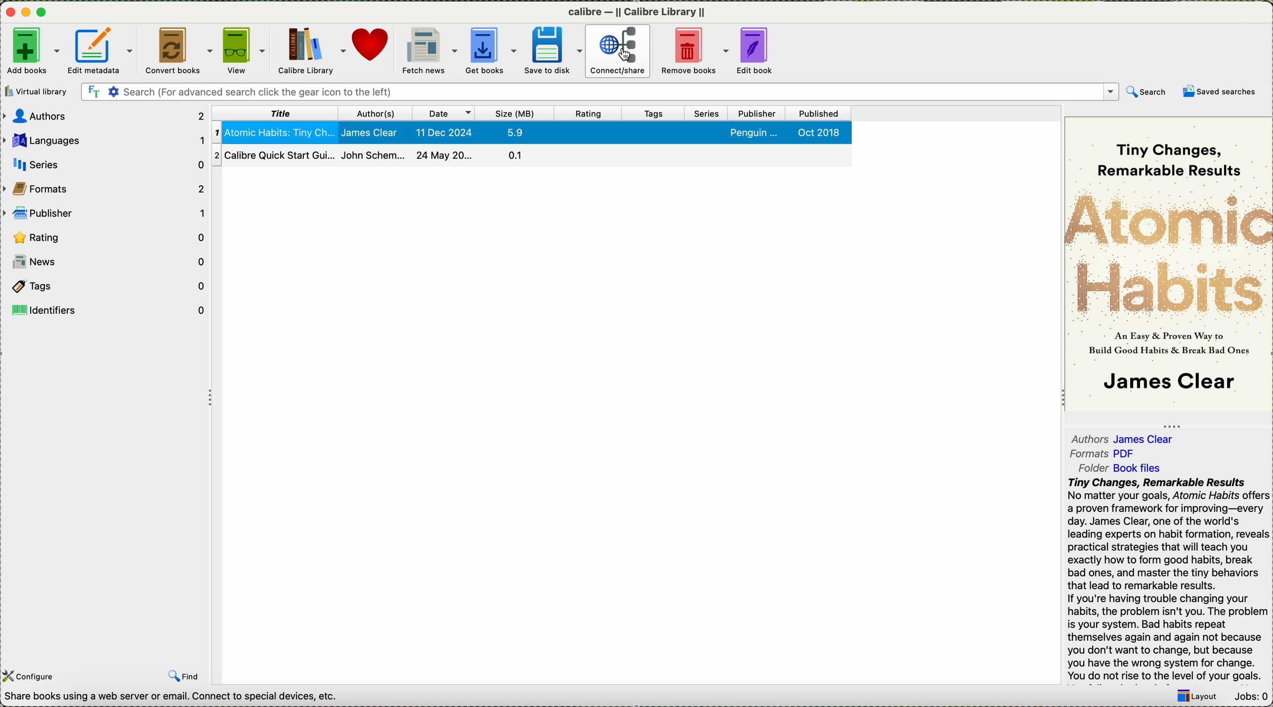 The height and width of the screenshot is (707, 1273). What do you see at coordinates (104, 140) in the screenshot?
I see `languages` at bounding box center [104, 140].